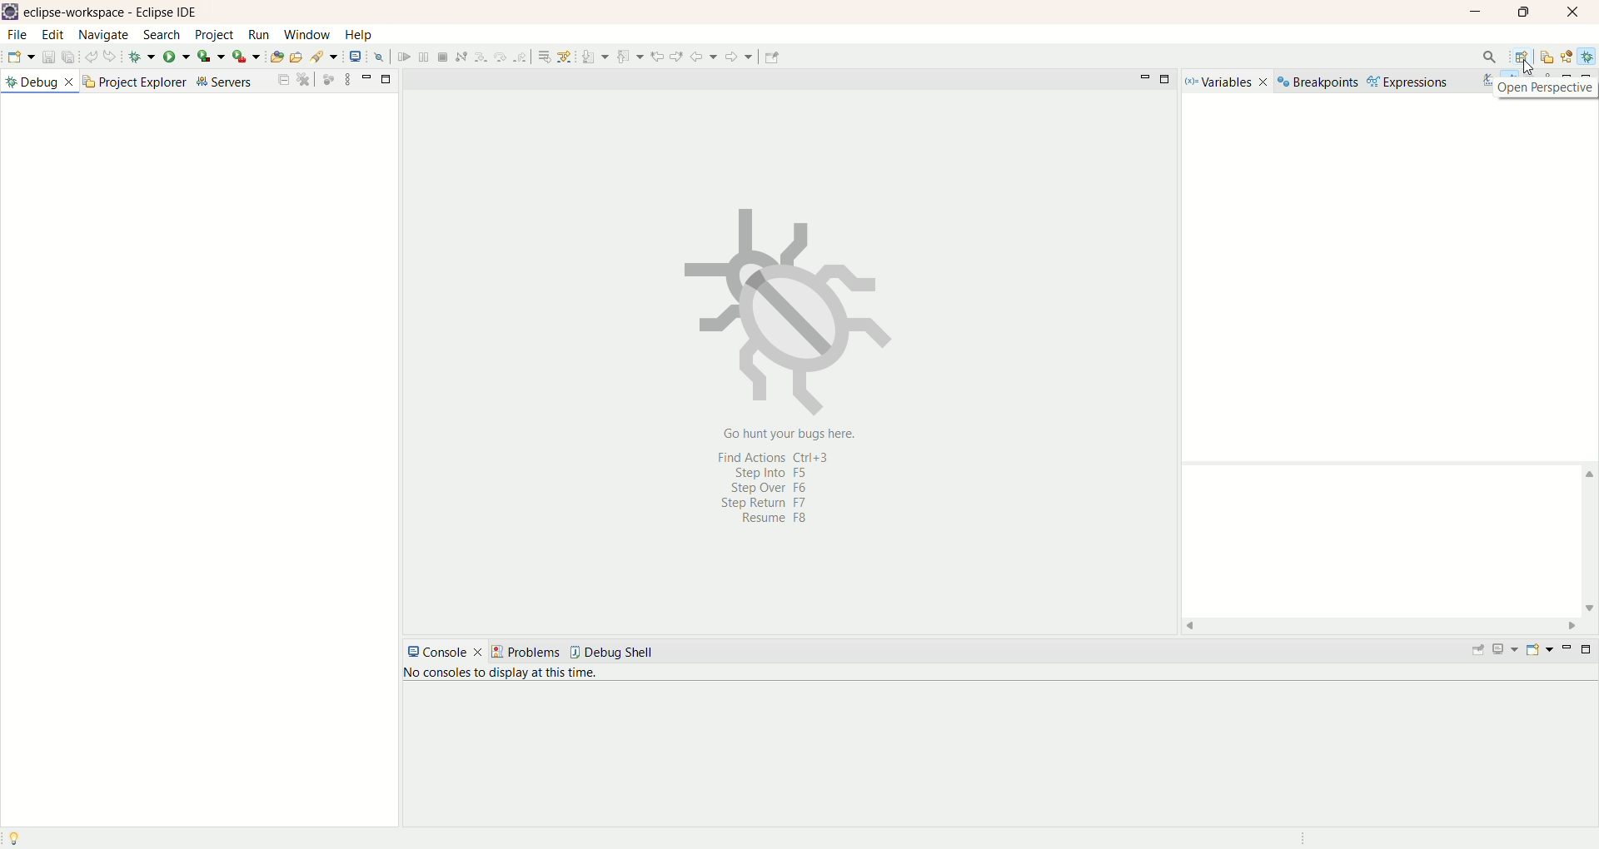  What do you see at coordinates (1487, 56) in the screenshot?
I see `search` at bounding box center [1487, 56].